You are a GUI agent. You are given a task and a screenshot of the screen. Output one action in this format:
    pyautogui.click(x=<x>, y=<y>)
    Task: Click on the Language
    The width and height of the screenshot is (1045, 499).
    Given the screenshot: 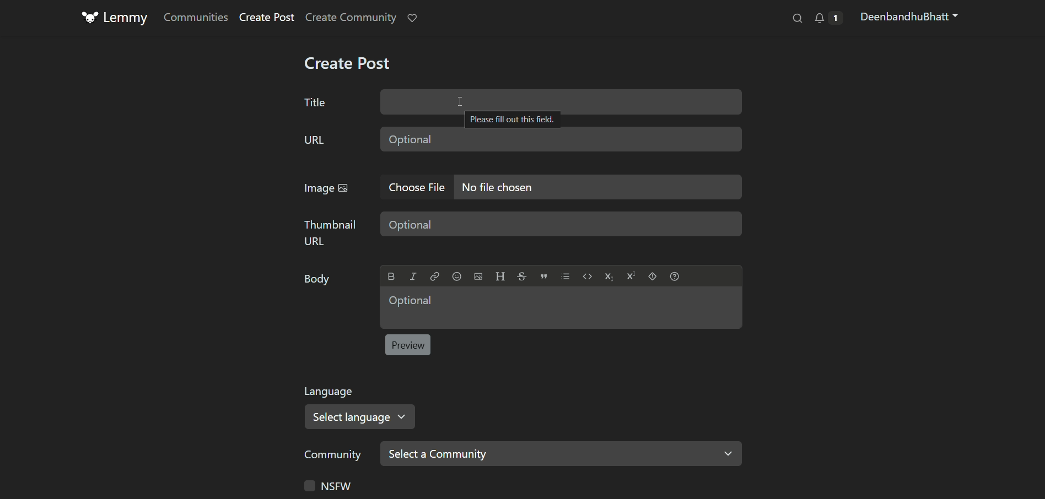 What is the action you would take?
    pyautogui.click(x=332, y=392)
    